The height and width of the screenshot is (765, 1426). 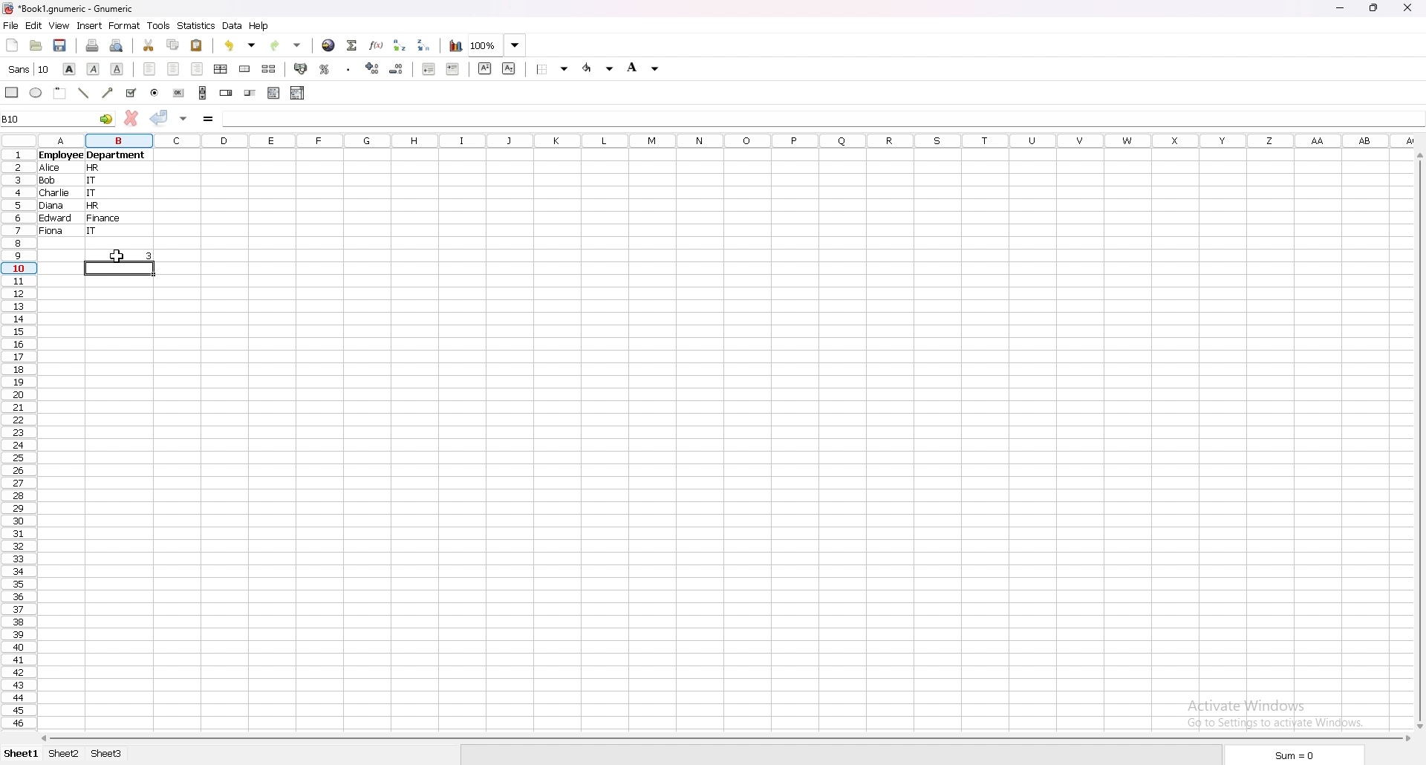 What do you see at coordinates (58, 118) in the screenshot?
I see `selected cell` at bounding box center [58, 118].